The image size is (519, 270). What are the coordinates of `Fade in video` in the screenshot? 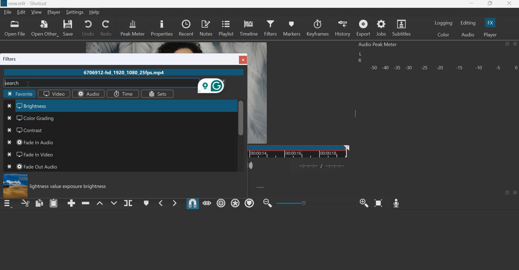 It's located at (34, 154).